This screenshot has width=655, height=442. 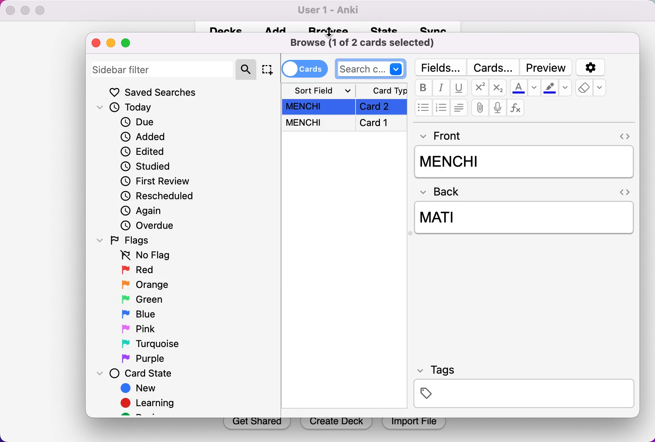 I want to click on due, so click(x=141, y=122).